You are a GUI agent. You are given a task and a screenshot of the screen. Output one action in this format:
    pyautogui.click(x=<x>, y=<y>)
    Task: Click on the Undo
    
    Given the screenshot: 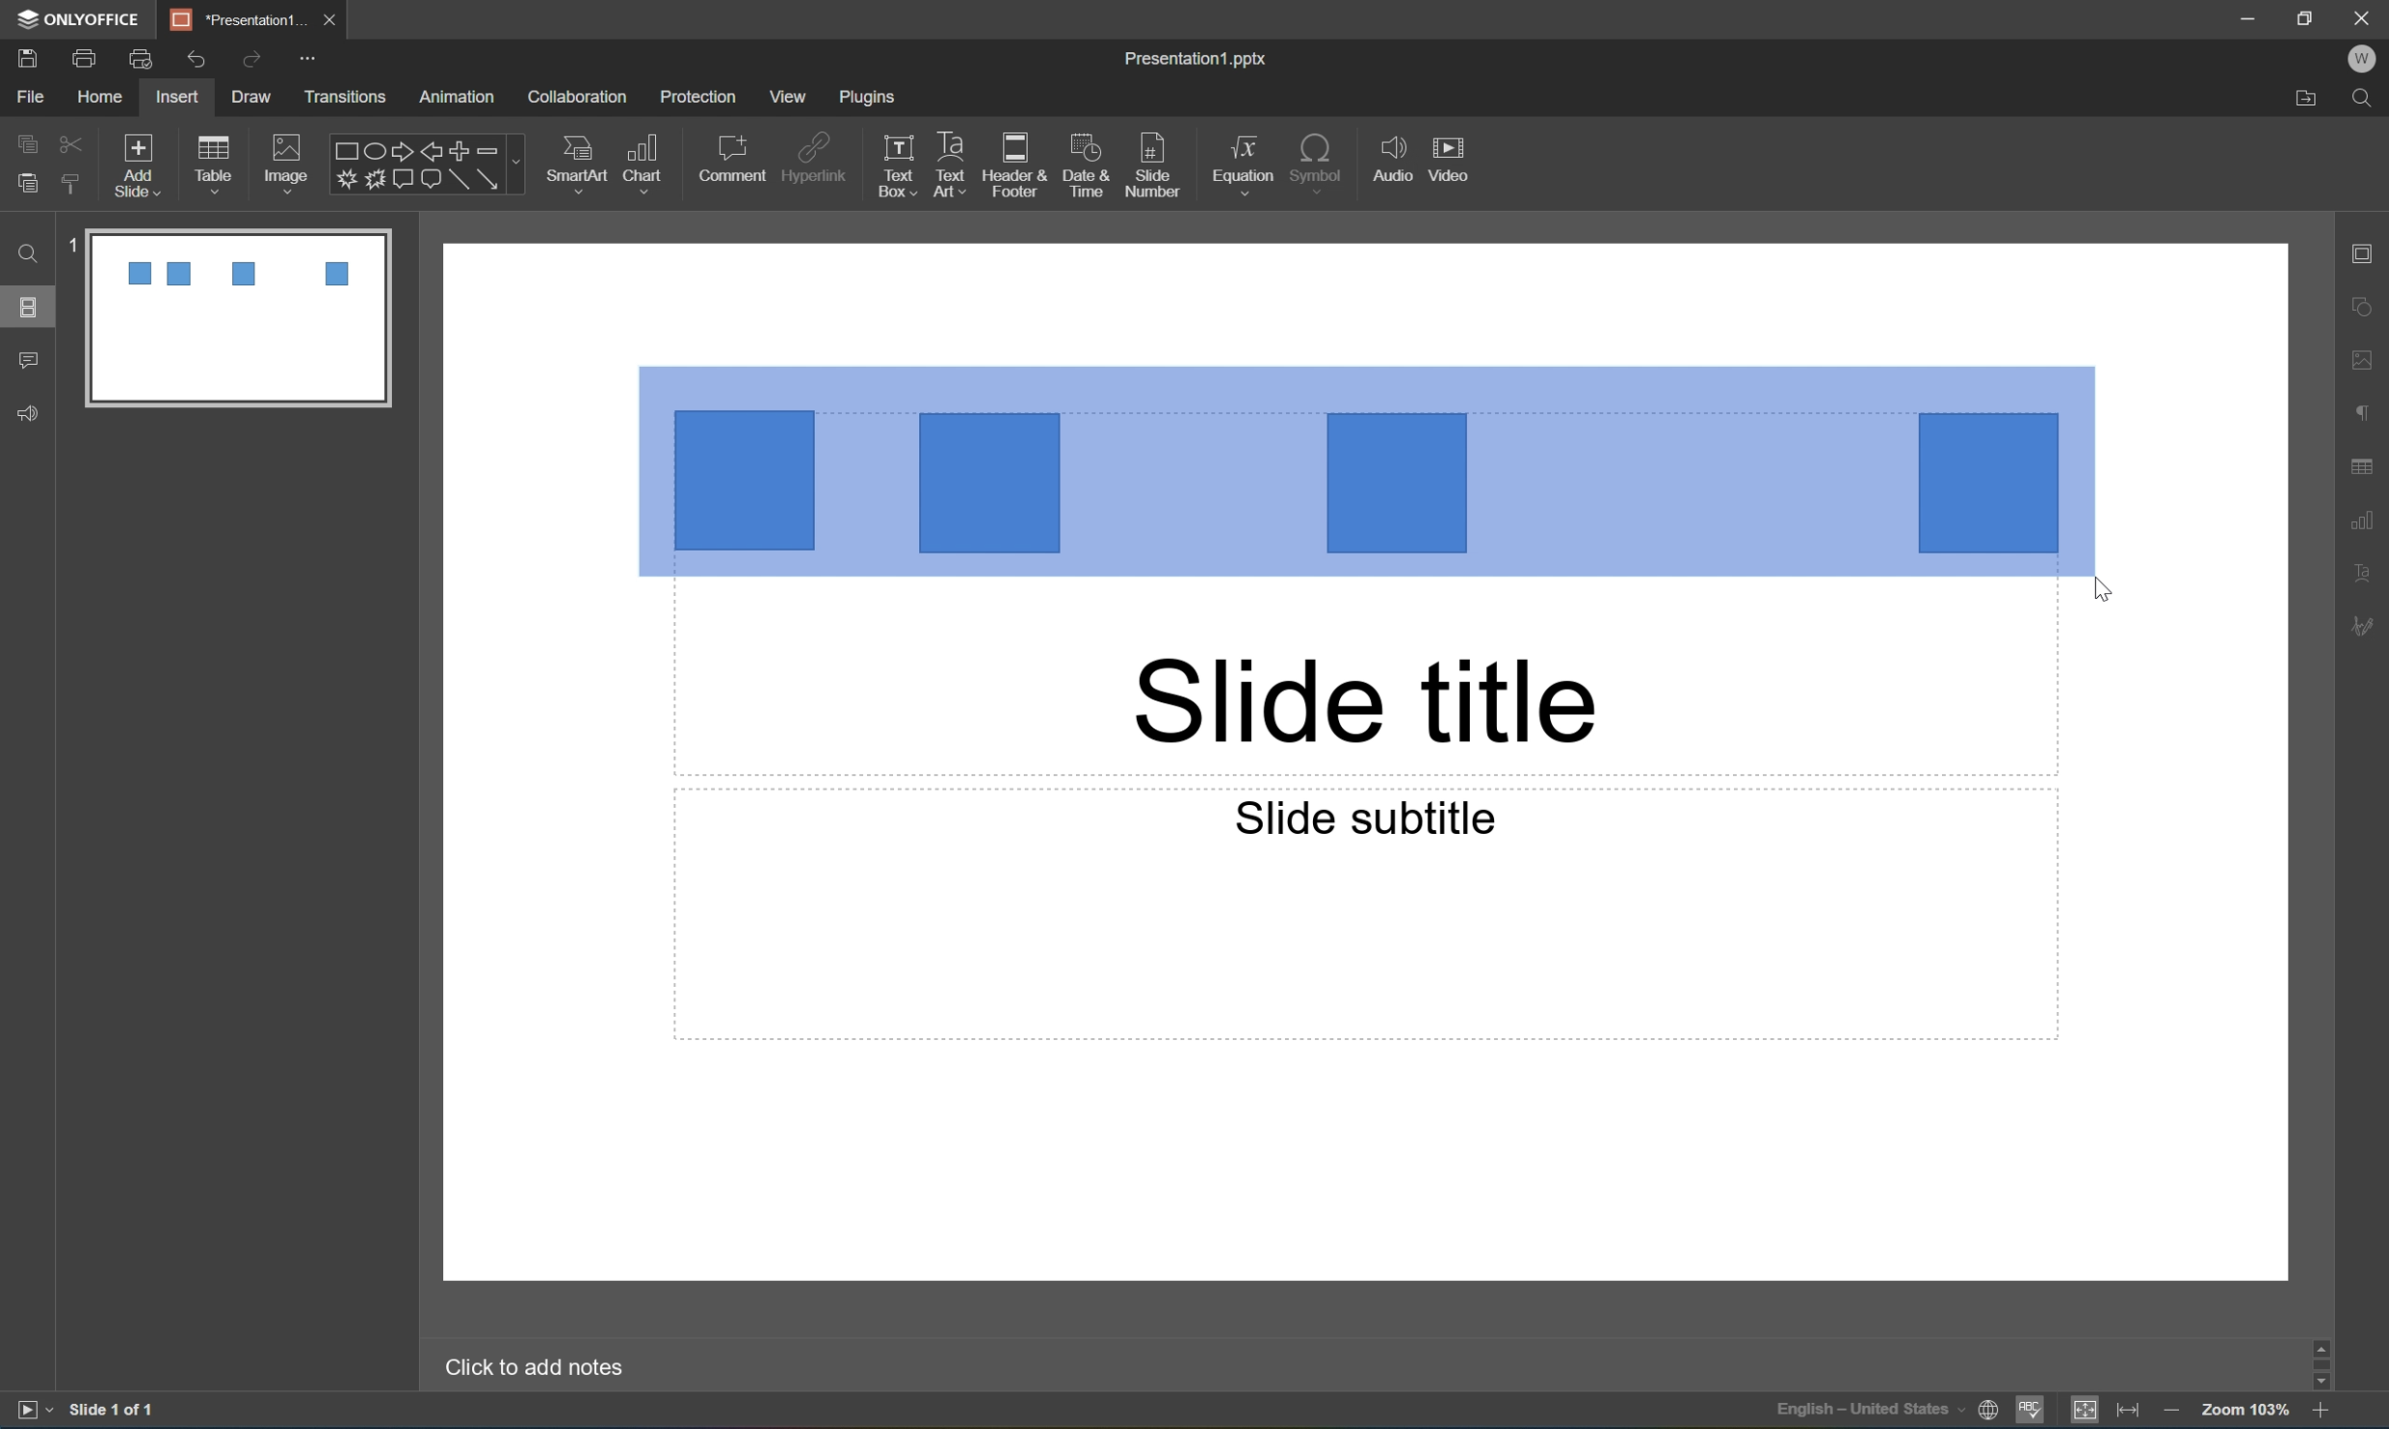 What is the action you would take?
    pyautogui.click(x=196, y=57)
    